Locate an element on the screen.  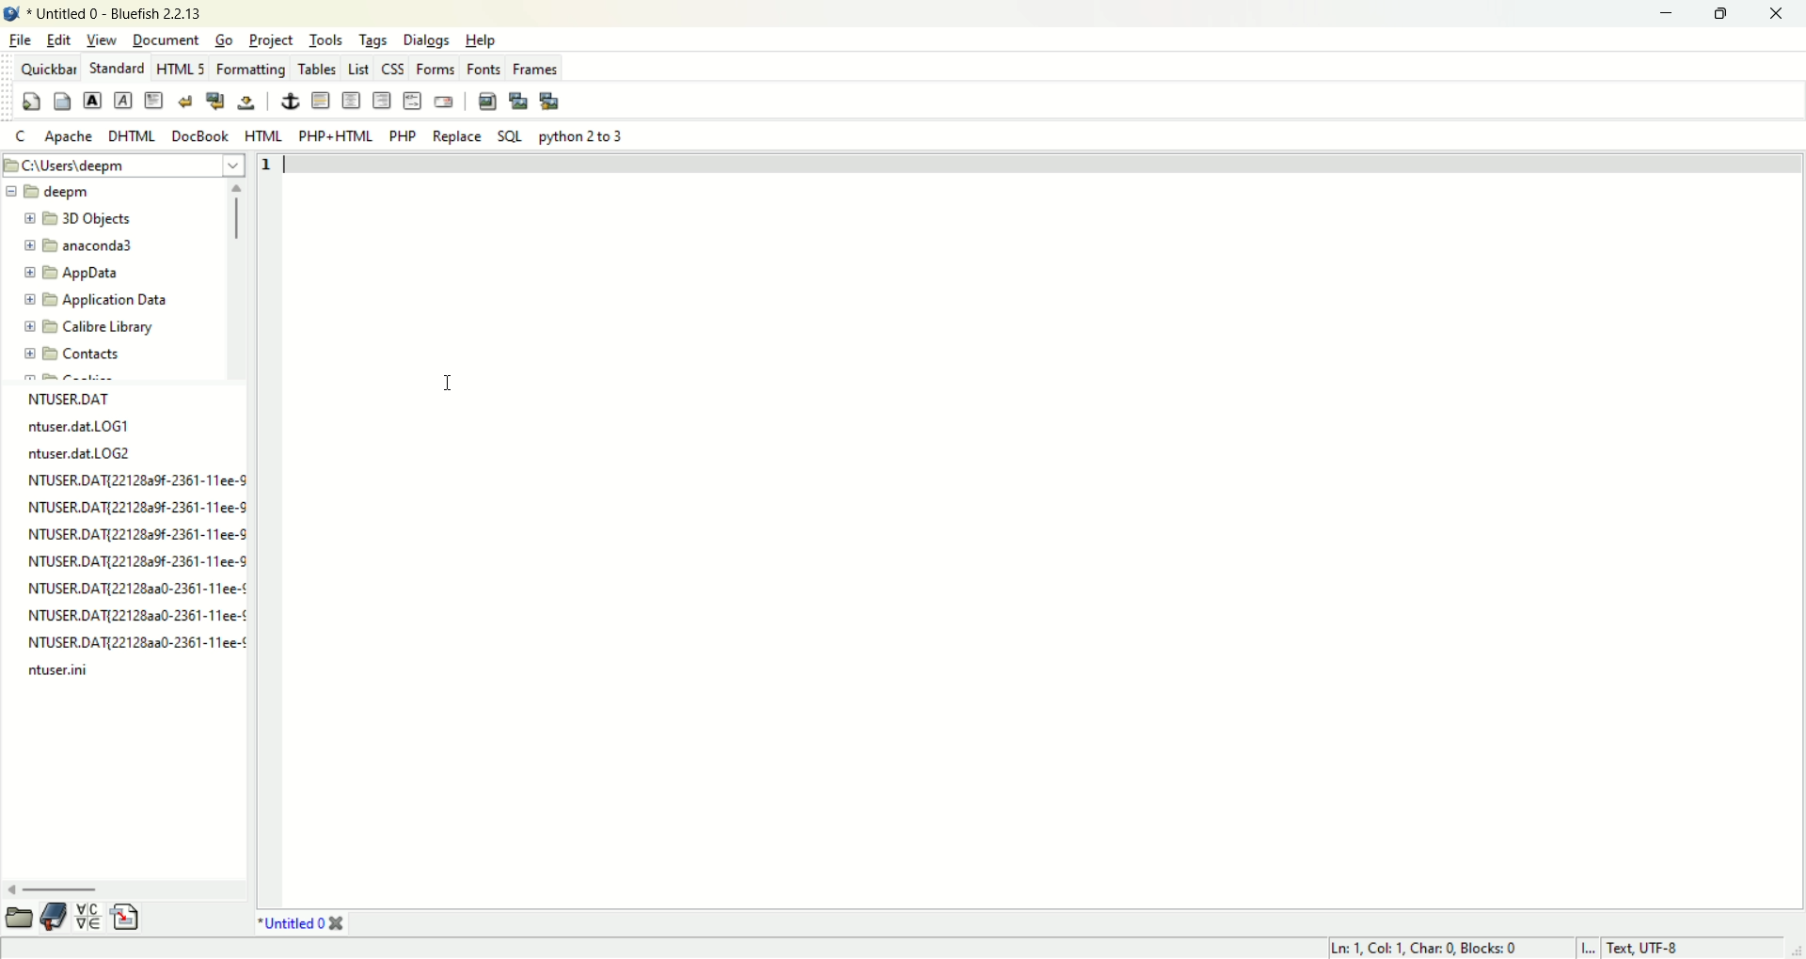
CSS is located at coordinates (393, 70).